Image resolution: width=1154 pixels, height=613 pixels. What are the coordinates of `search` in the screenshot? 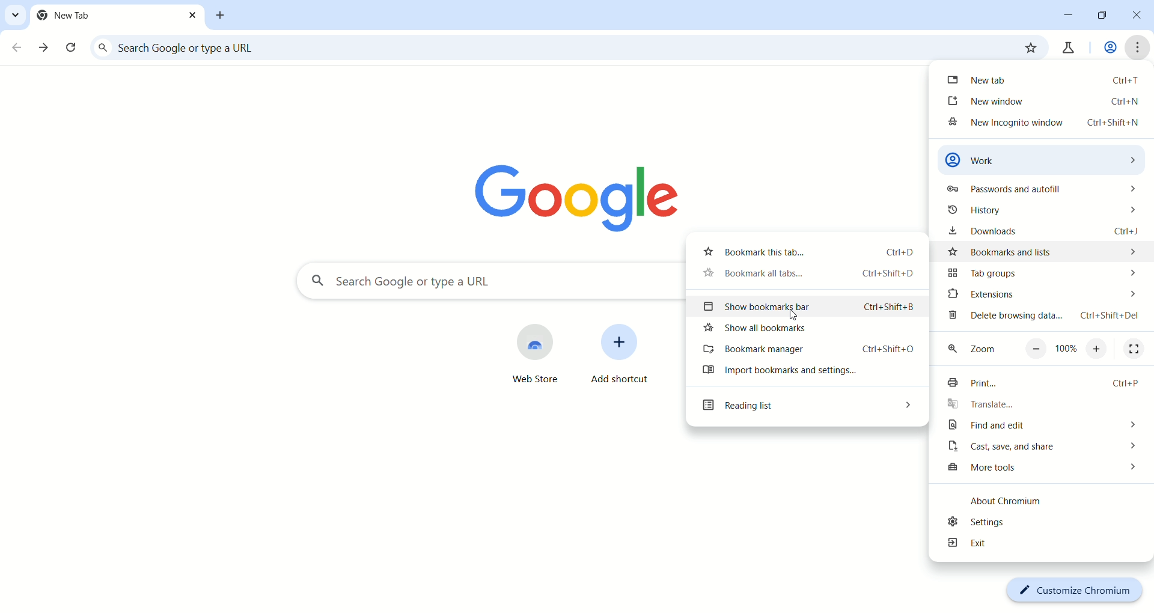 It's located at (486, 282).